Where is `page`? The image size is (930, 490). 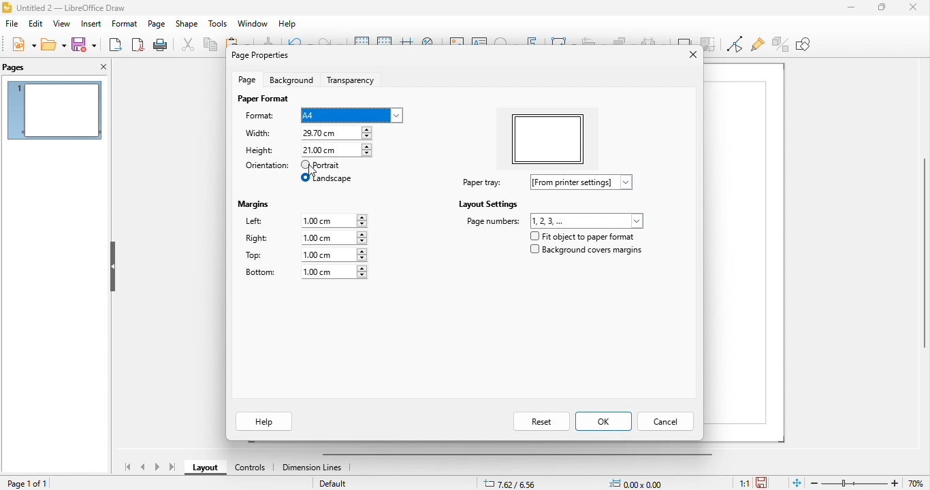
page is located at coordinates (246, 82).